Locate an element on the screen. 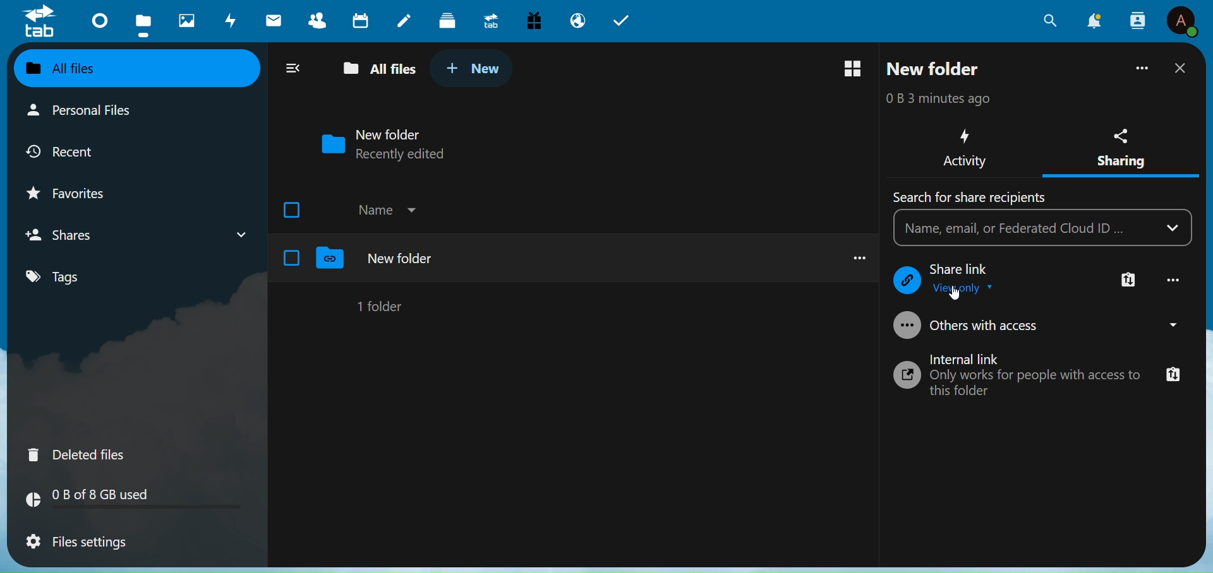 Image resolution: width=1213 pixels, height=573 pixels. 1 Folder is located at coordinates (383, 305).